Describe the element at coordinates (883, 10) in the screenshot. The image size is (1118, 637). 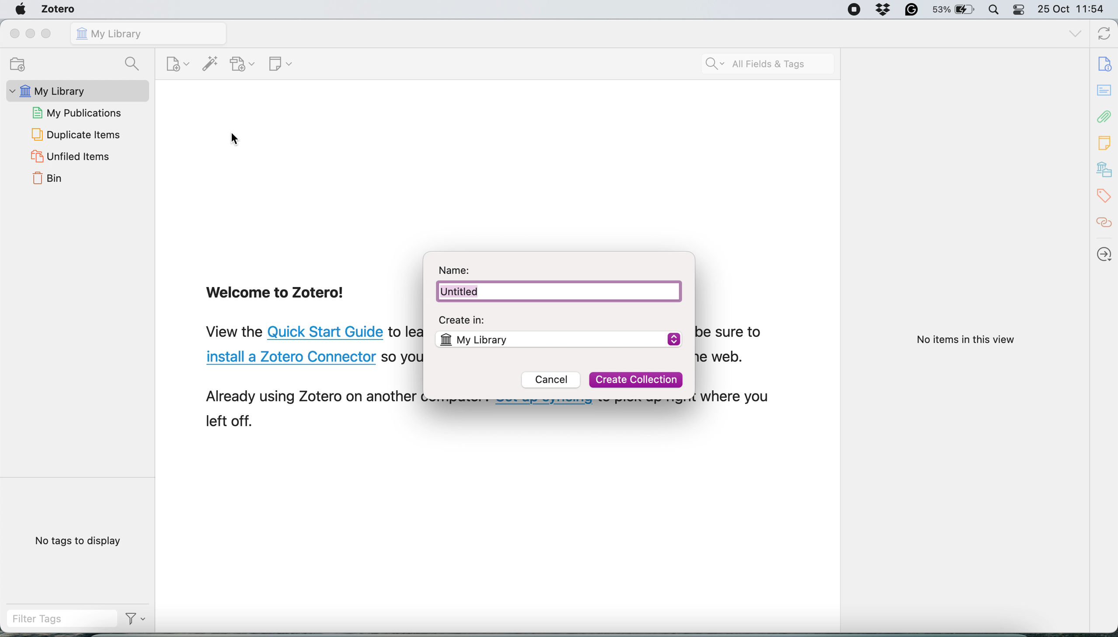
I see `dropbox` at that location.